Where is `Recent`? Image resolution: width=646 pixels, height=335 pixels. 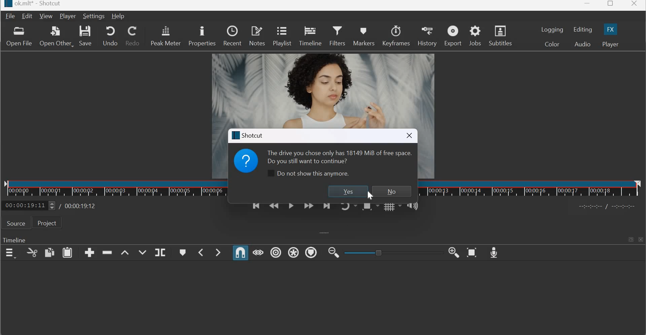
Recent is located at coordinates (232, 35).